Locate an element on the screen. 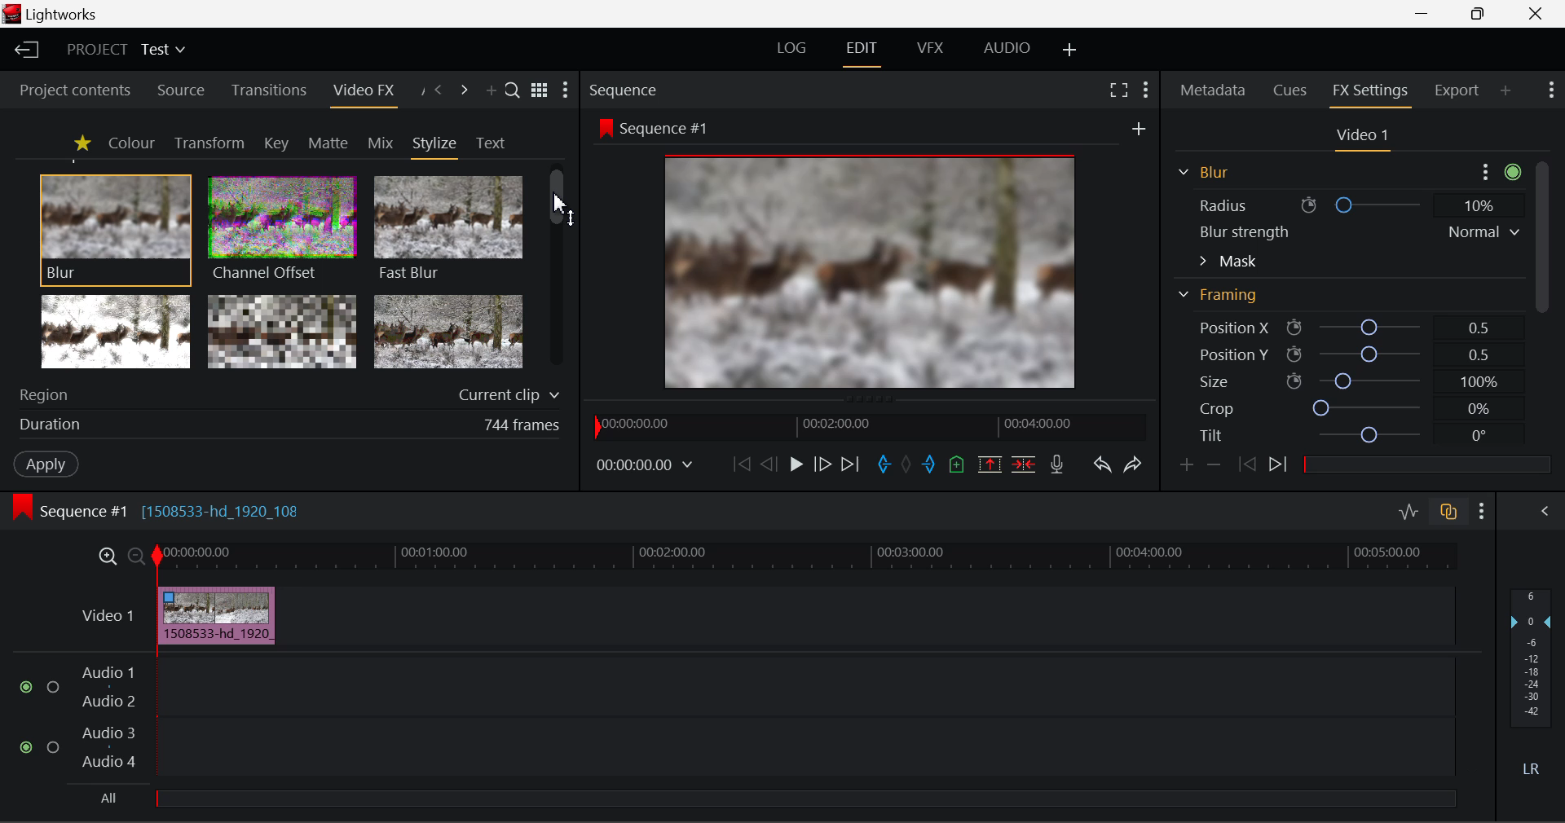  Sequence #1 Edit Timeline is located at coordinates (162, 509).